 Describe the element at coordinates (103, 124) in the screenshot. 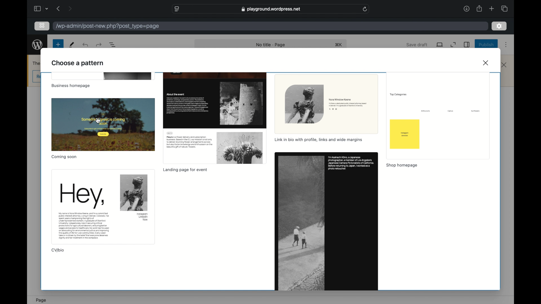

I see `preview` at that location.